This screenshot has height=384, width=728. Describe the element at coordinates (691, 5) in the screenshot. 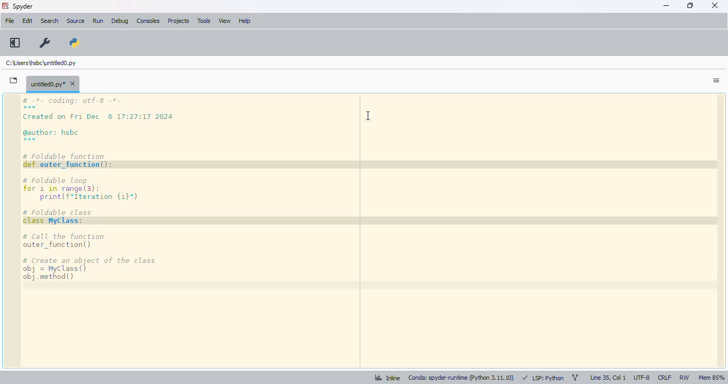

I see `maximize` at that location.